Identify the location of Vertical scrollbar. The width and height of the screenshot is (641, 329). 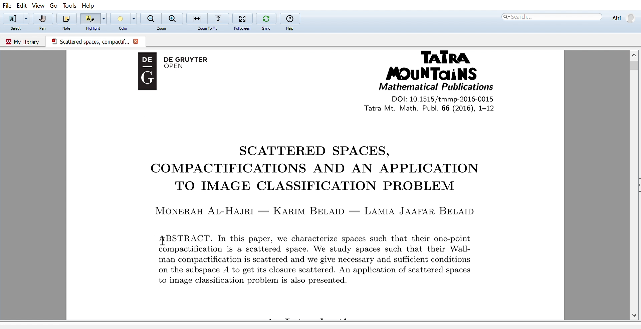
(635, 66).